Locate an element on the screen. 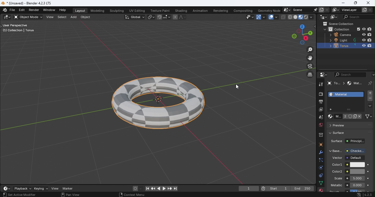 The height and width of the screenshot is (197, 375). Pin is located at coordinates (371, 83).